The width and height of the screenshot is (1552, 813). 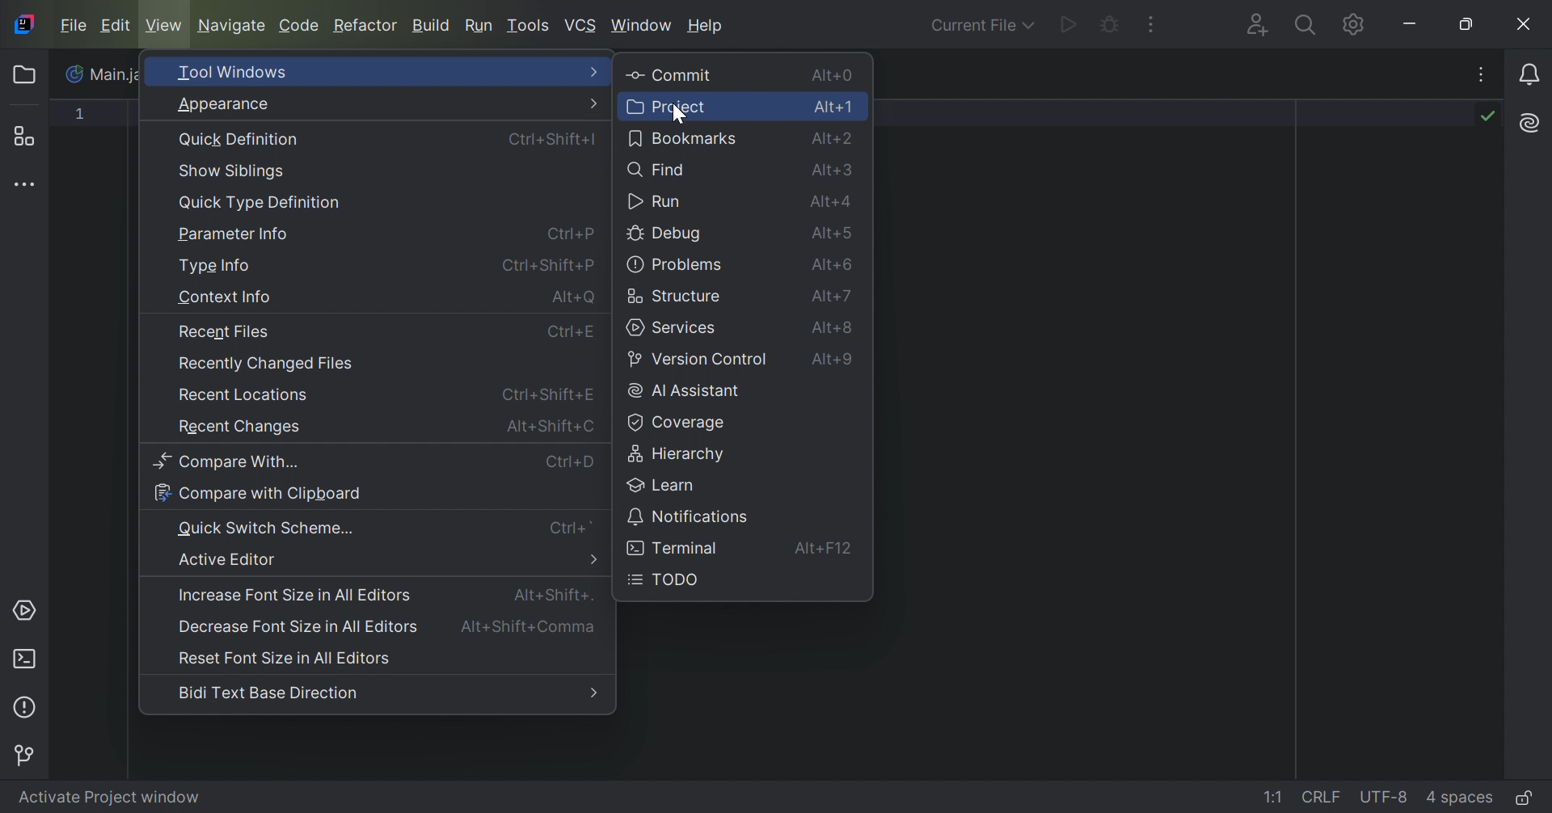 What do you see at coordinates (660, 484) in the screenshot?
I see `Learn` at bounding box center [660, 484].